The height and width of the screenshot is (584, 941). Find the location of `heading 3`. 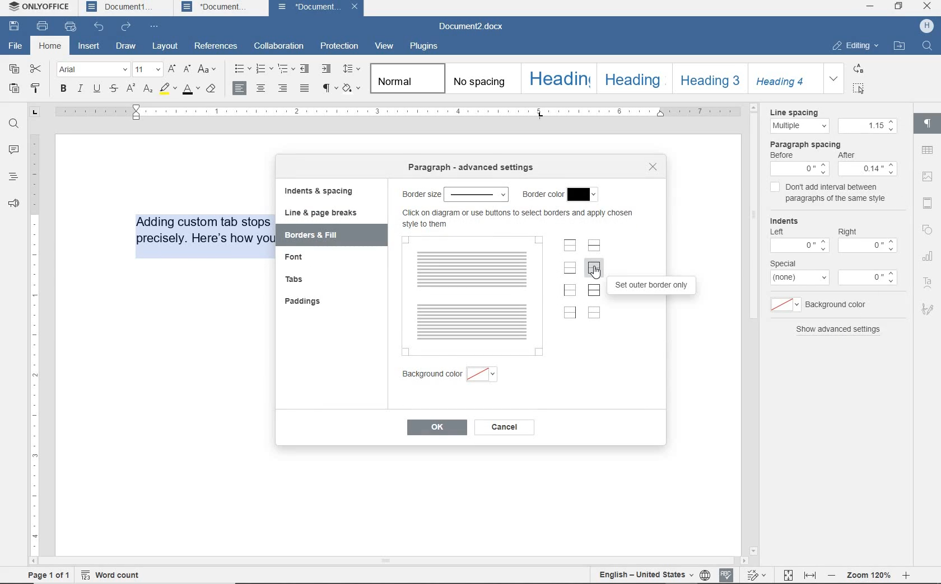

heading 3 is located at coordinates (710, 79).